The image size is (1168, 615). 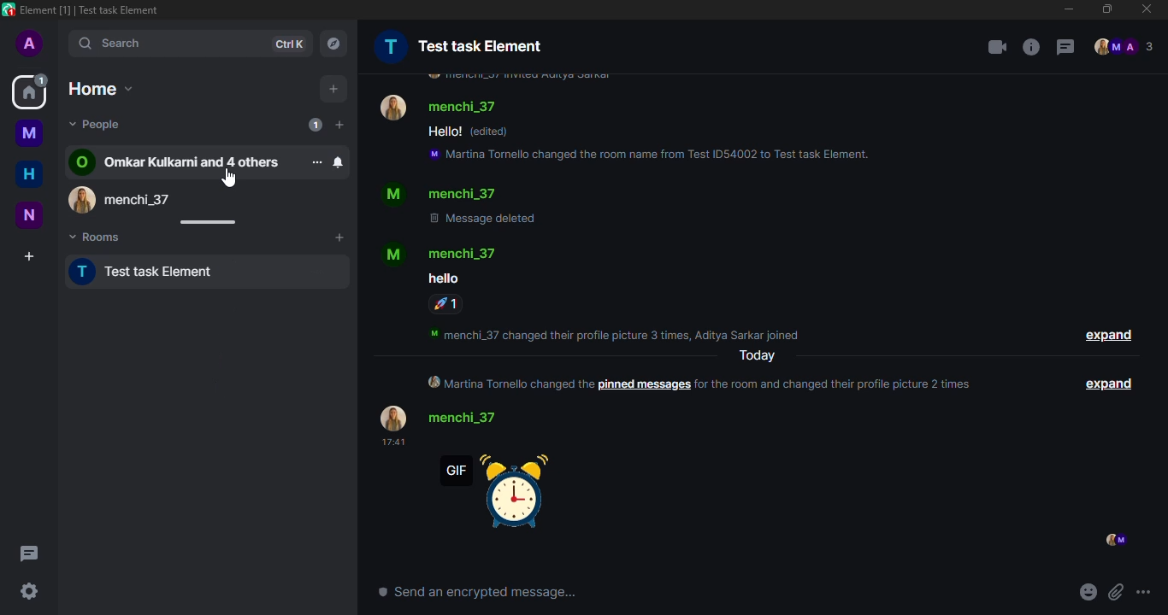 I want to click on expand, so click(x=1112, y=385).